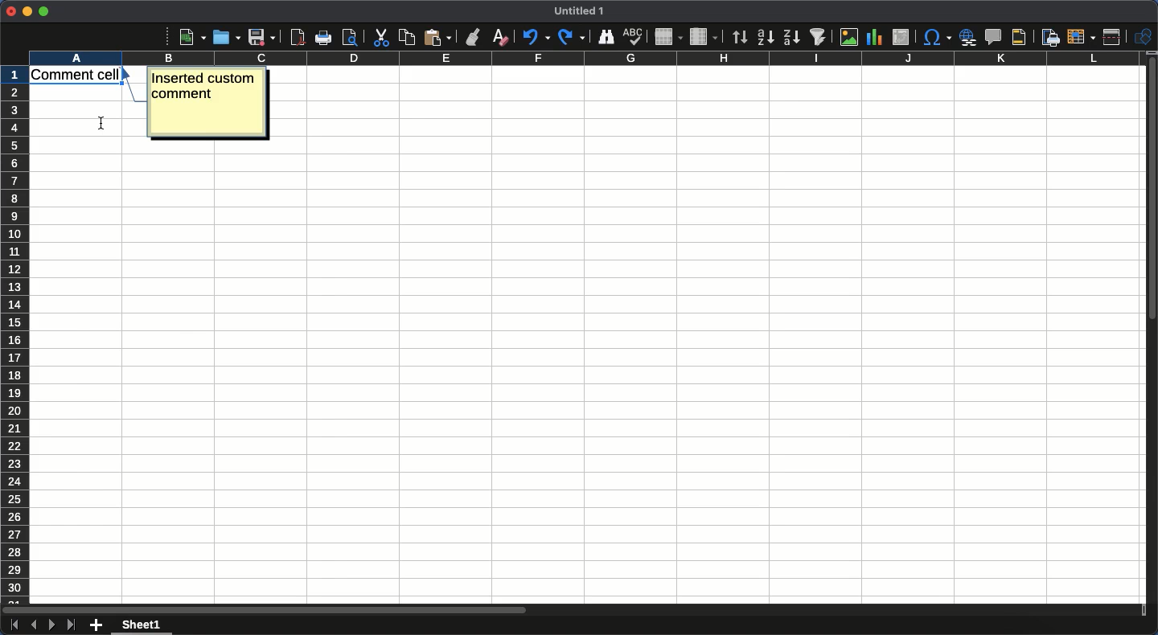  Describe the element at coordinates (1081, 36) in the screenshot. I see `Freeze rows and columns` at that location.